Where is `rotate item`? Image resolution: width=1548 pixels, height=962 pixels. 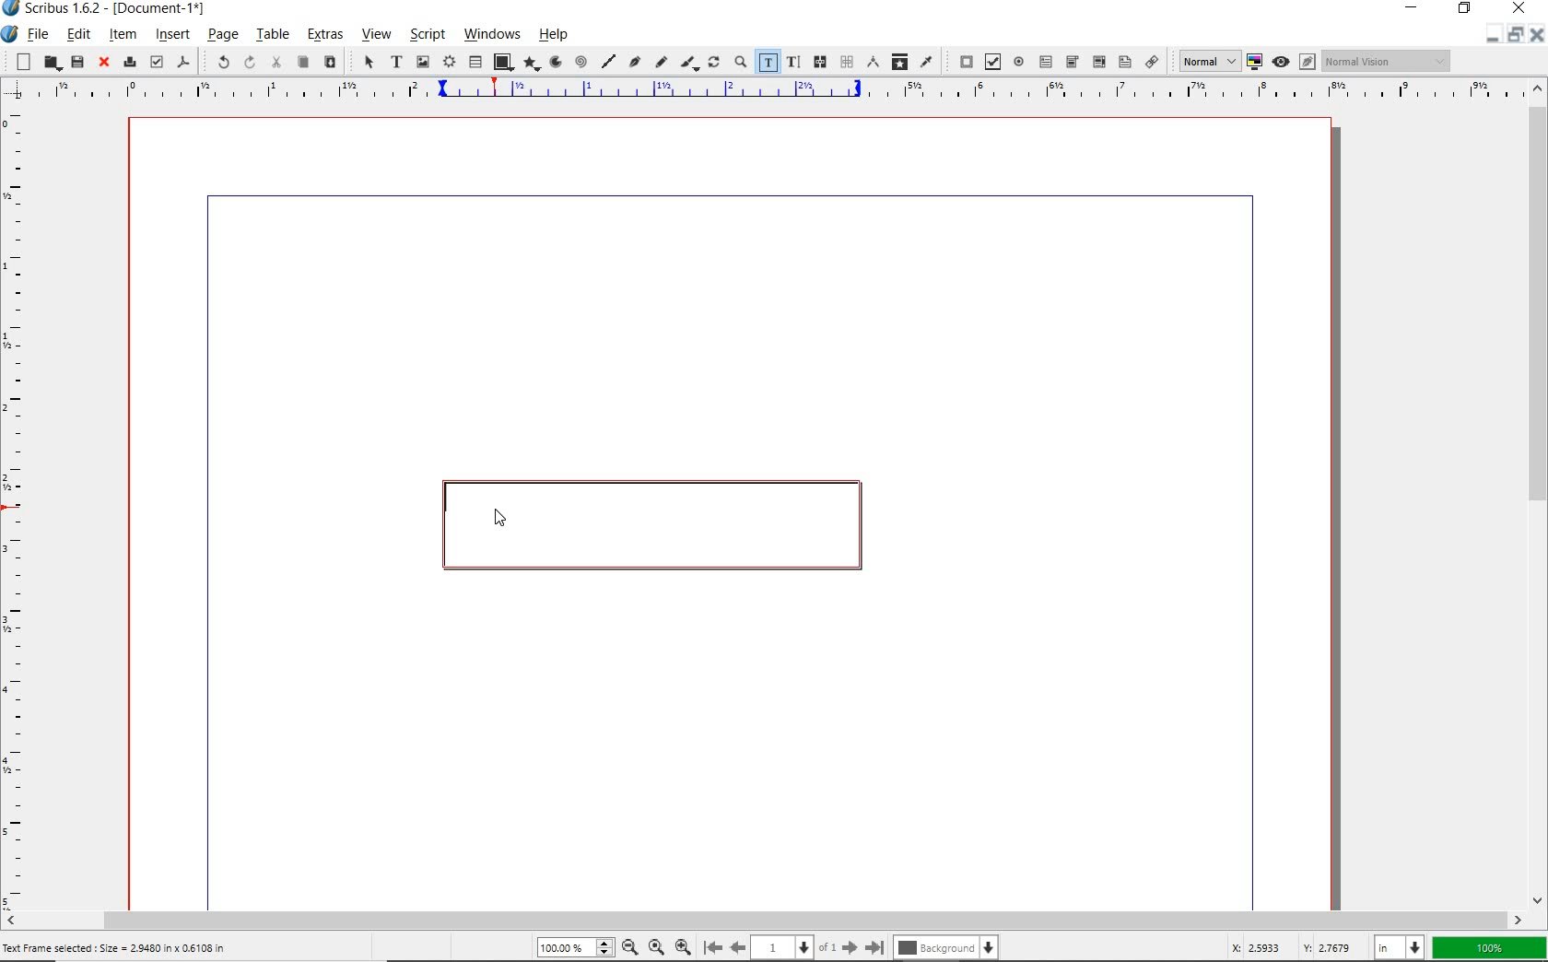 rotate item is located at coordinates (714, 64).